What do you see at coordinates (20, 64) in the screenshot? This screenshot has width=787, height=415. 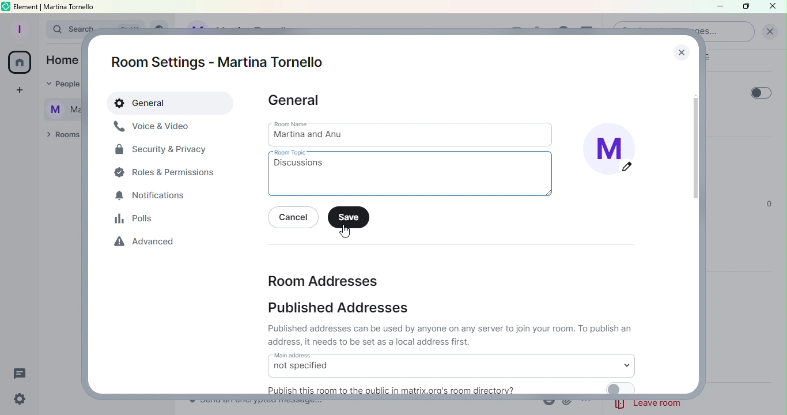 I see `Home` at bounding box center [20, 64].